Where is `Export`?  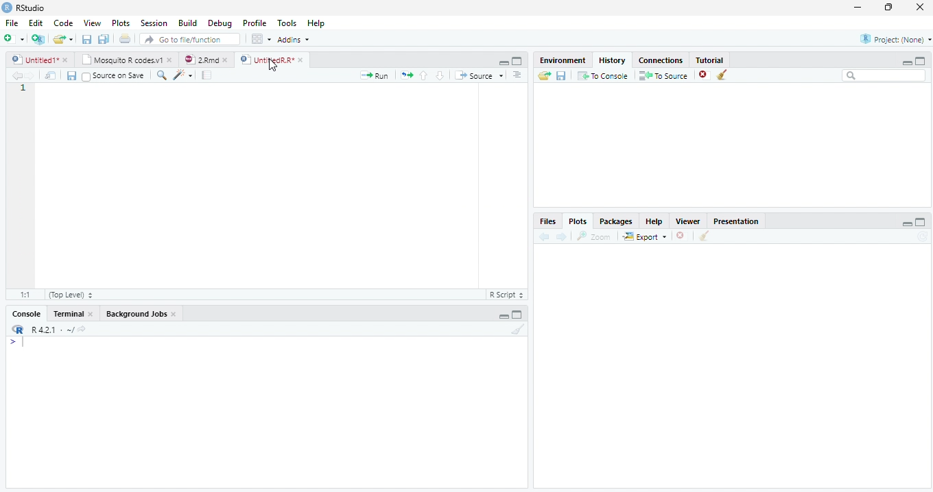
Export is located at coordinates (643, 236).